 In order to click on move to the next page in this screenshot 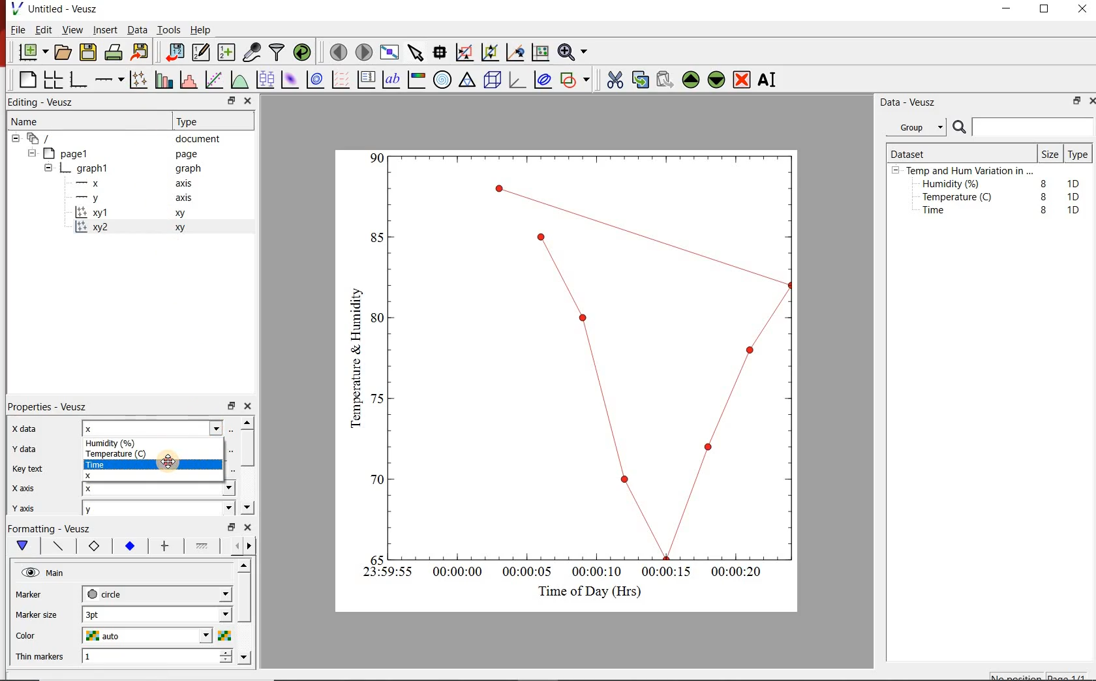, I will do `click(363, 52)`.